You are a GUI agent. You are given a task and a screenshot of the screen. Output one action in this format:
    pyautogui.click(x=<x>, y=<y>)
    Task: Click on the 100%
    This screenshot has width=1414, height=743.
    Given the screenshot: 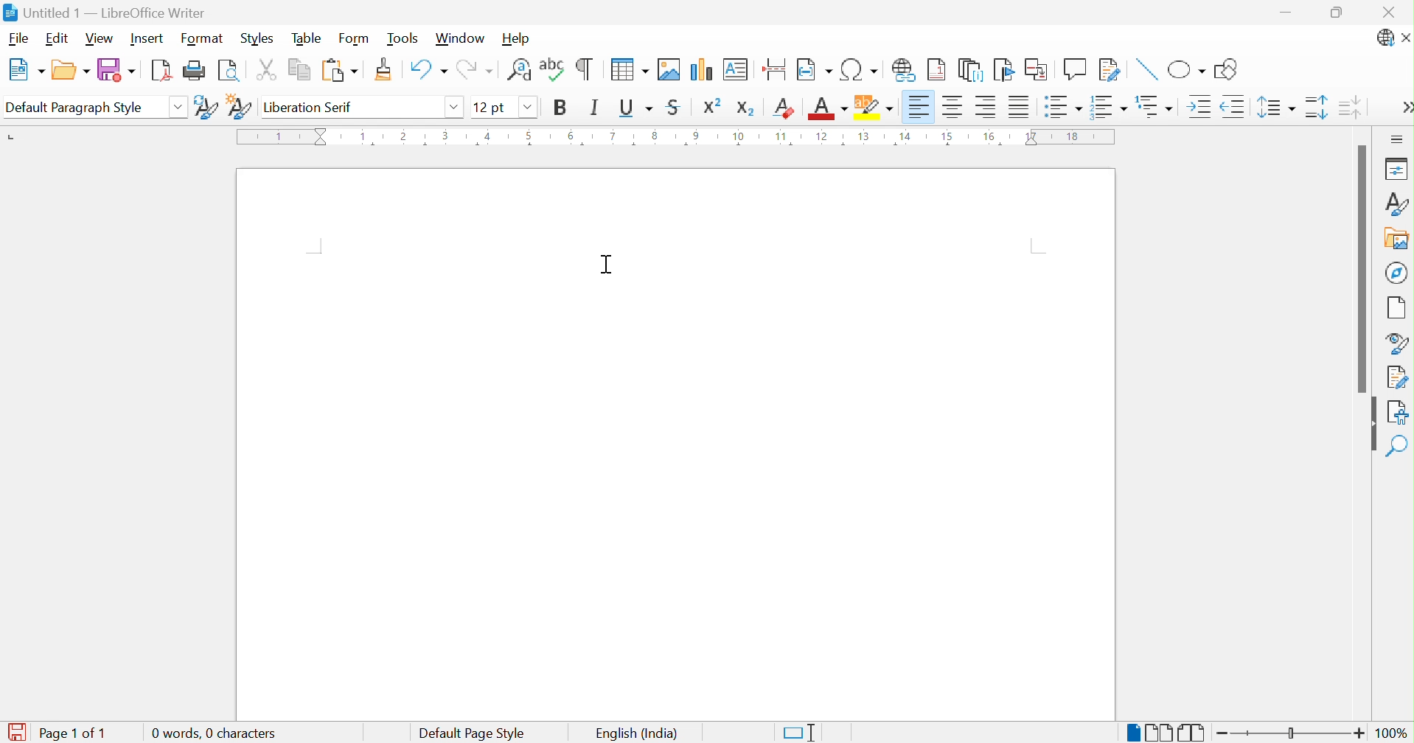 What is the action you would take?
    pyautogui.click(x=1391, y=733)
    